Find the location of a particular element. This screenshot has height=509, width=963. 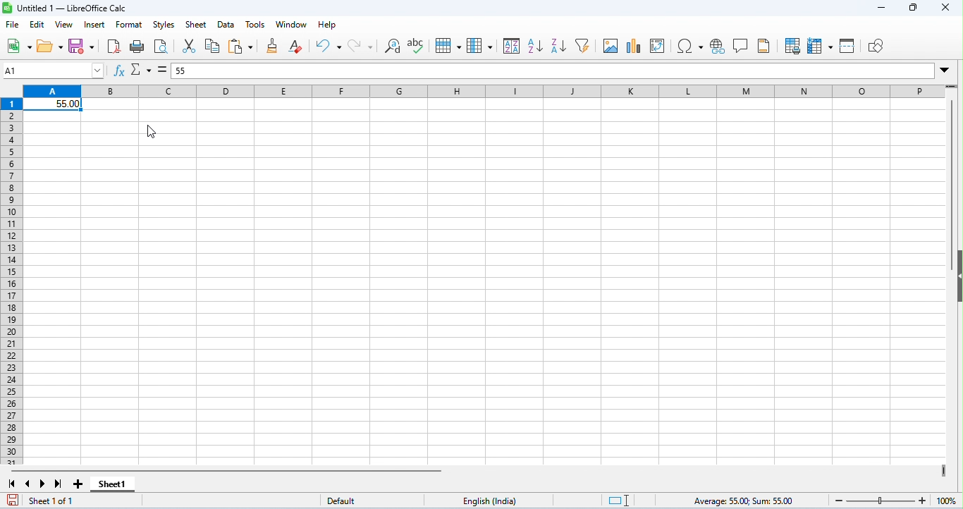

format is located at coordinates (130, 25).